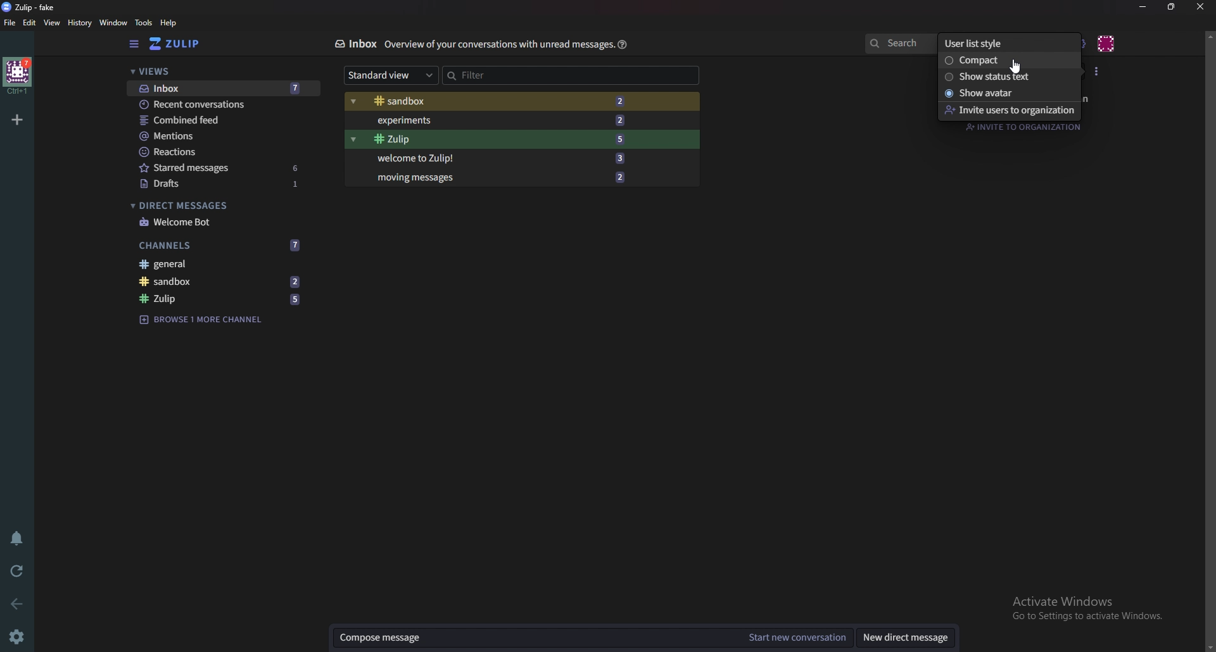 The width and height of the screenshot is (1216, 652). What do you see at coordinates (540, 75) in the screenshot?
I see `Filter` at bounding box center [540, 75].